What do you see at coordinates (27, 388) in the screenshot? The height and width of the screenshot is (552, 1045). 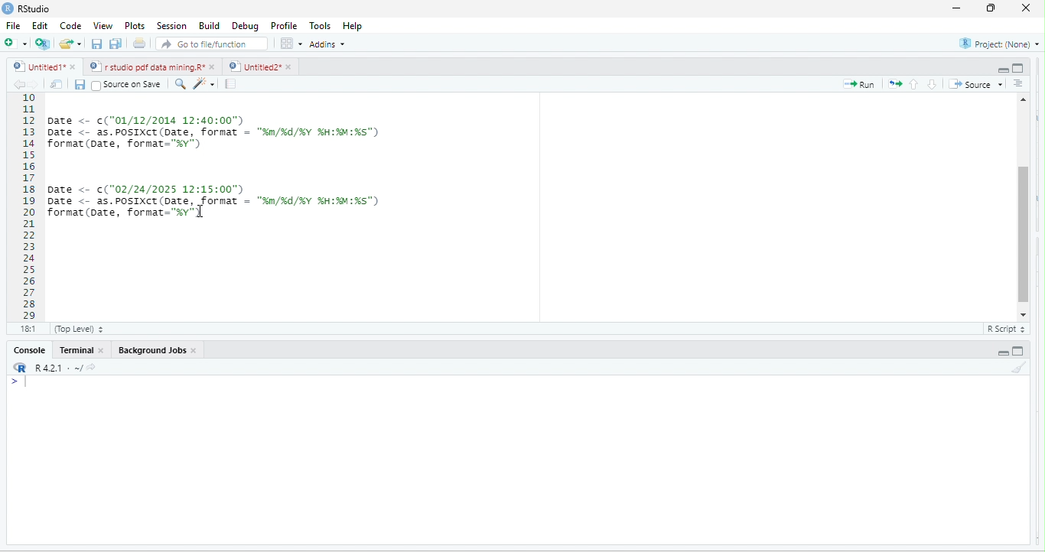 I see `typing cursor` at bounding box center [27, 388].